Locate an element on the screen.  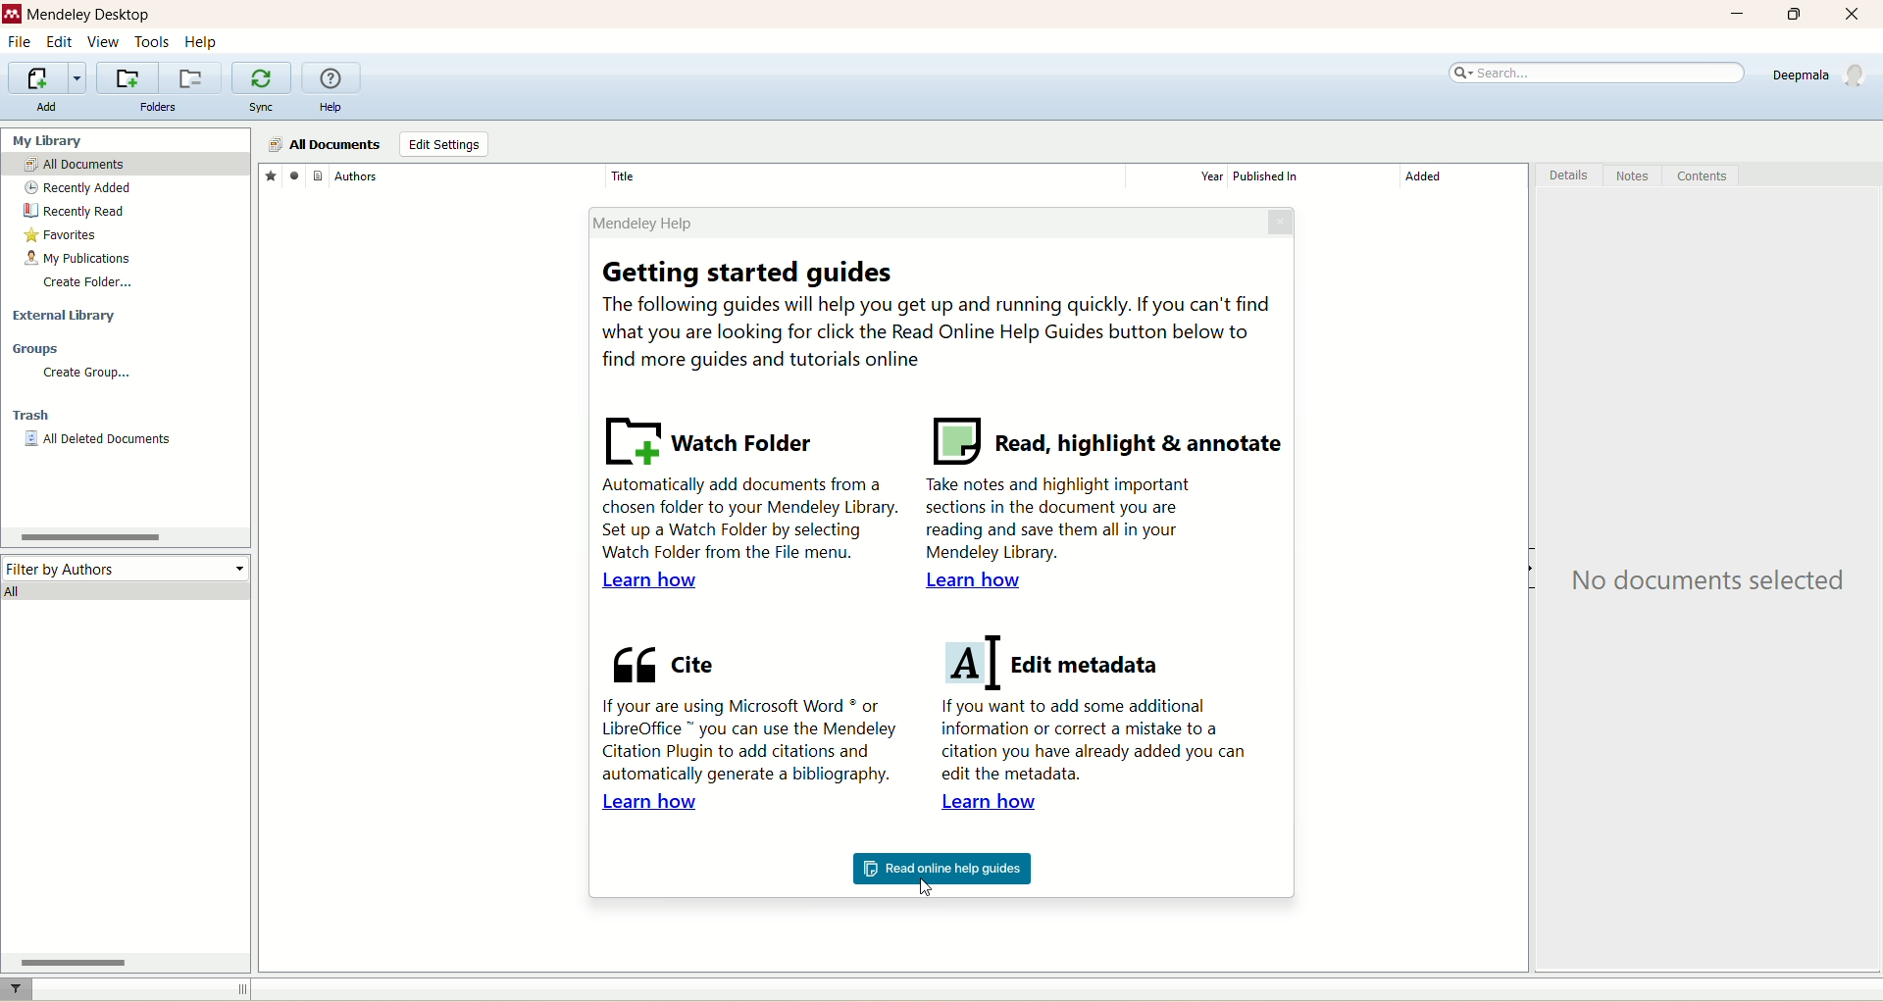
trash is located at coordinates (31, 415).